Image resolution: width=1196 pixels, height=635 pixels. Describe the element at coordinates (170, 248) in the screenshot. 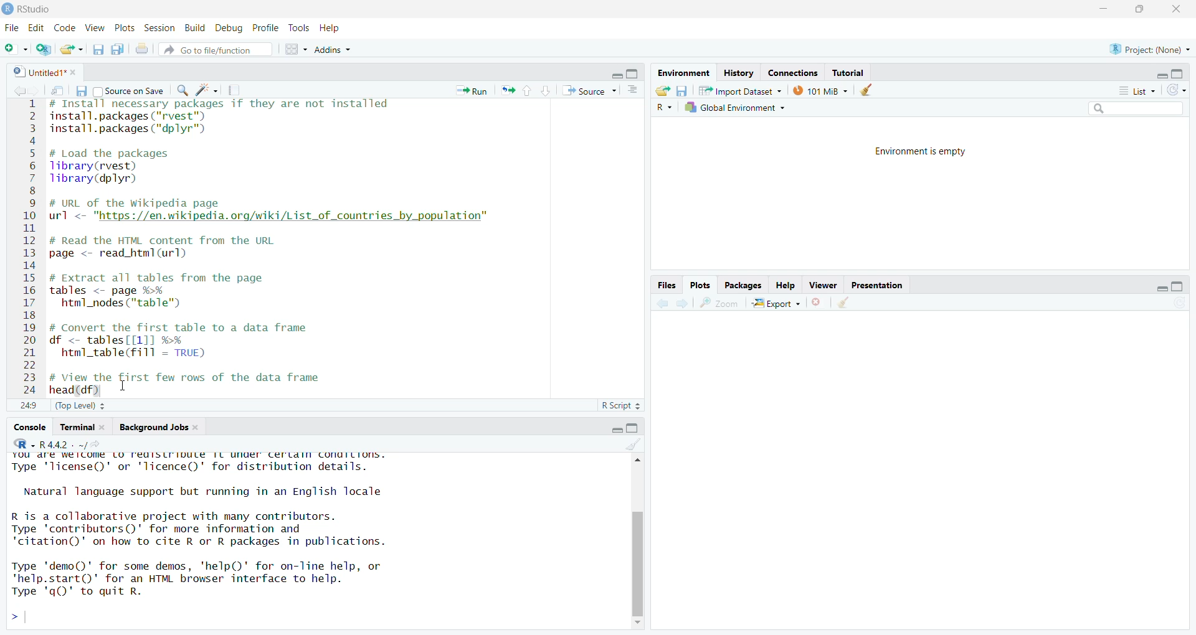

I see `# Read the HTML content from the URL page <- read_html (url)` at that location.